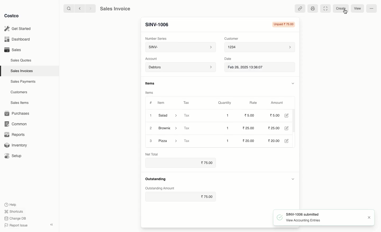 The image size is (381, 232). I want to click on Tax, so click(194, 128).